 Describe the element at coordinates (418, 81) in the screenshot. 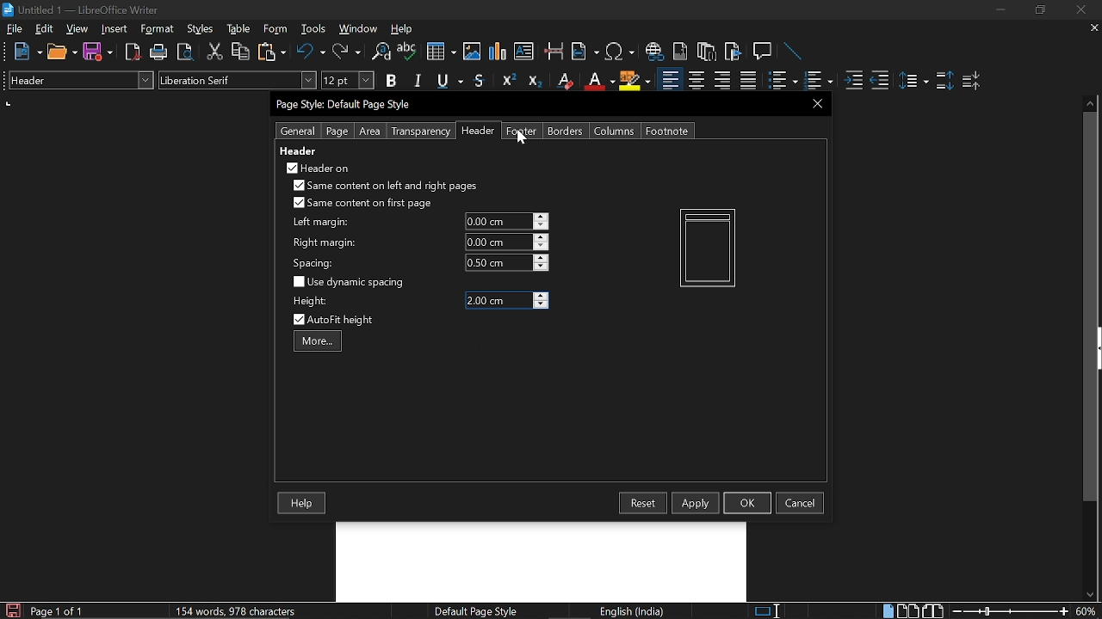

I see `Italic` at that location.